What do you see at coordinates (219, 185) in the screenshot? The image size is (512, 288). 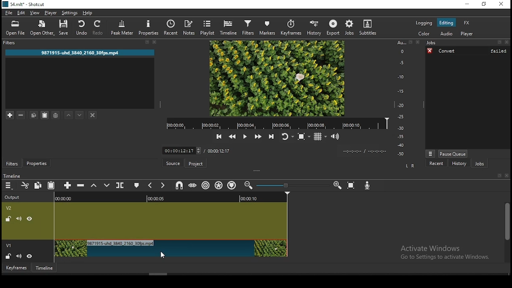 I see `ripple all tracks` at bounding box center [219, 185].